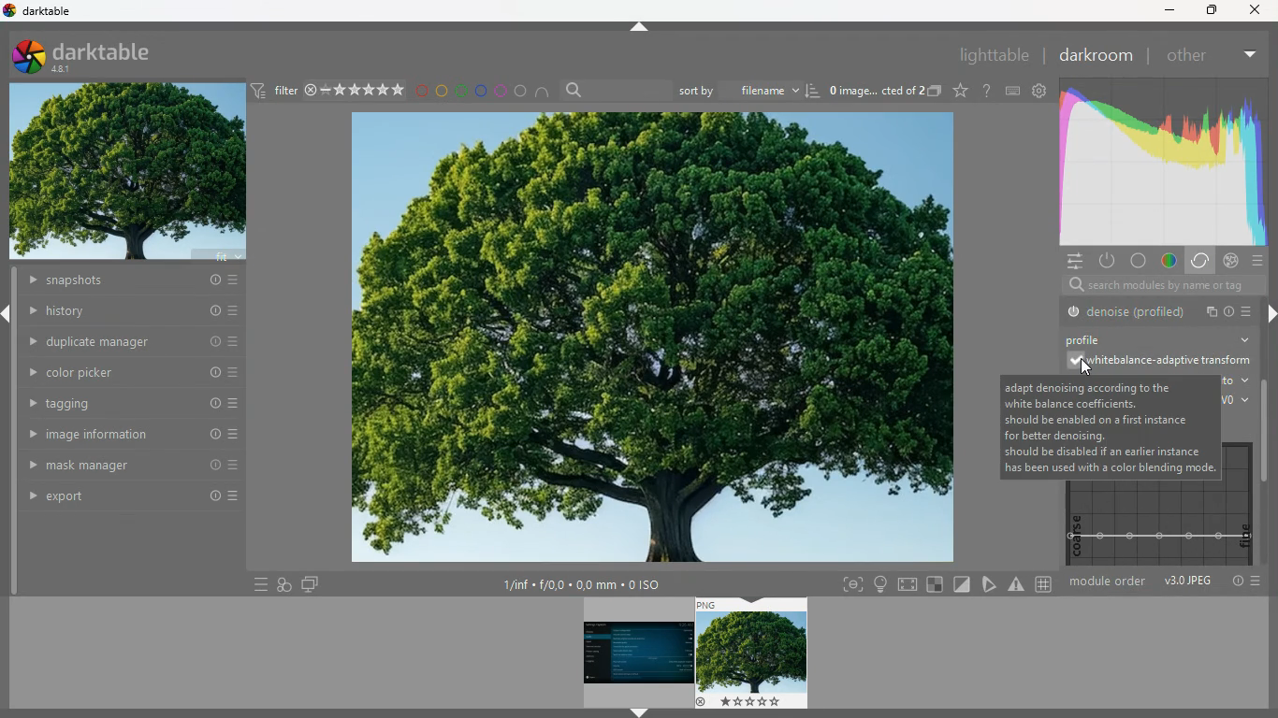  What do you see at coordinates (1187, 582) in the screenshot?
I see `image format` at bounding box center [1187, 582].